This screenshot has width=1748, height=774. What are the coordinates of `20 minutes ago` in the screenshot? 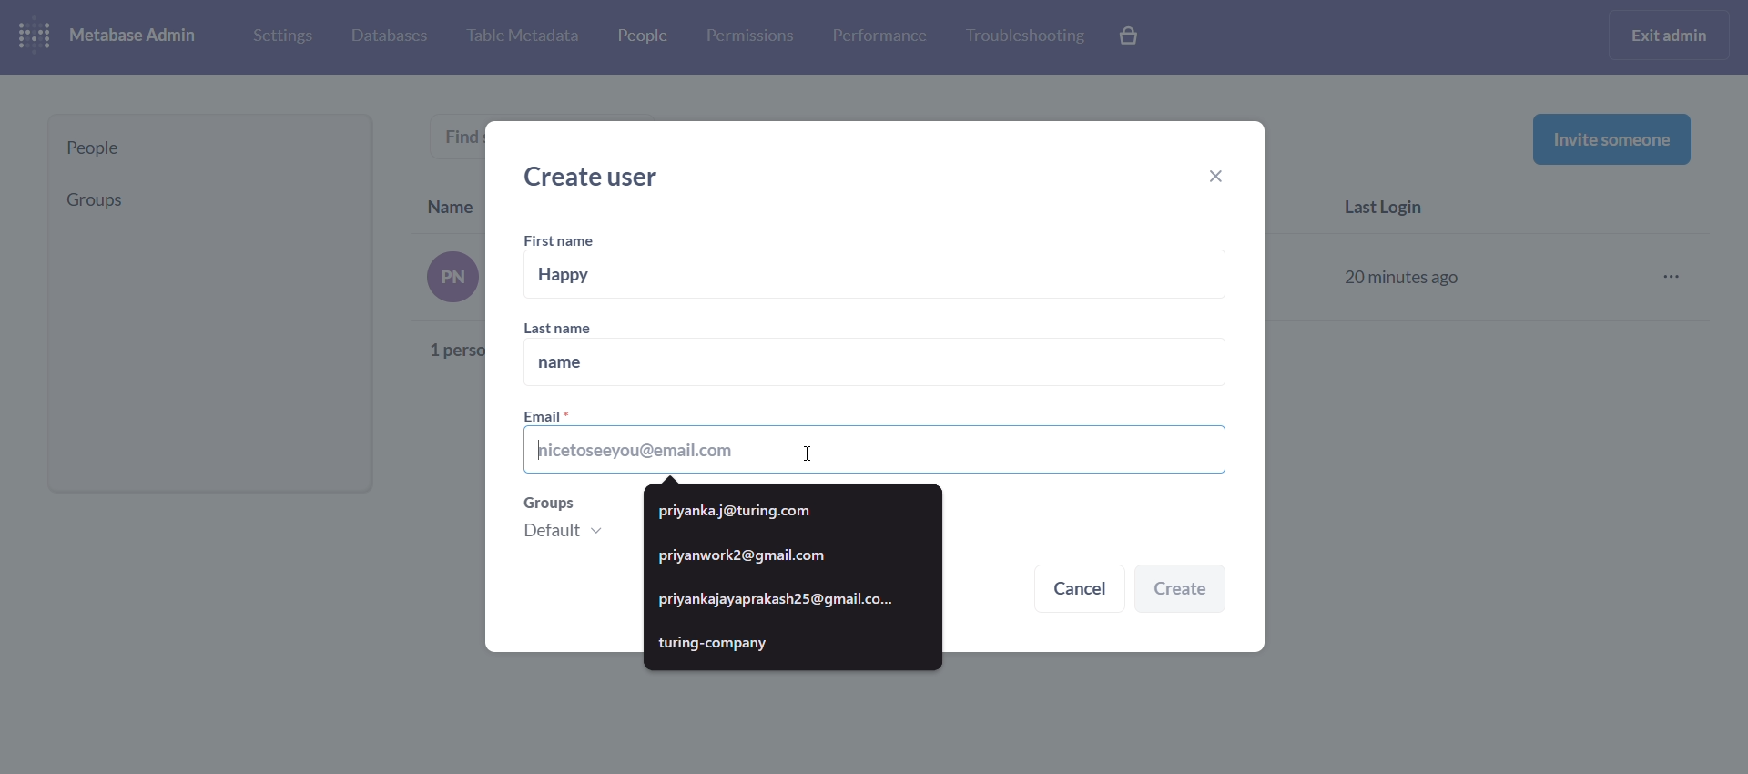 It's located at (1406, 274).